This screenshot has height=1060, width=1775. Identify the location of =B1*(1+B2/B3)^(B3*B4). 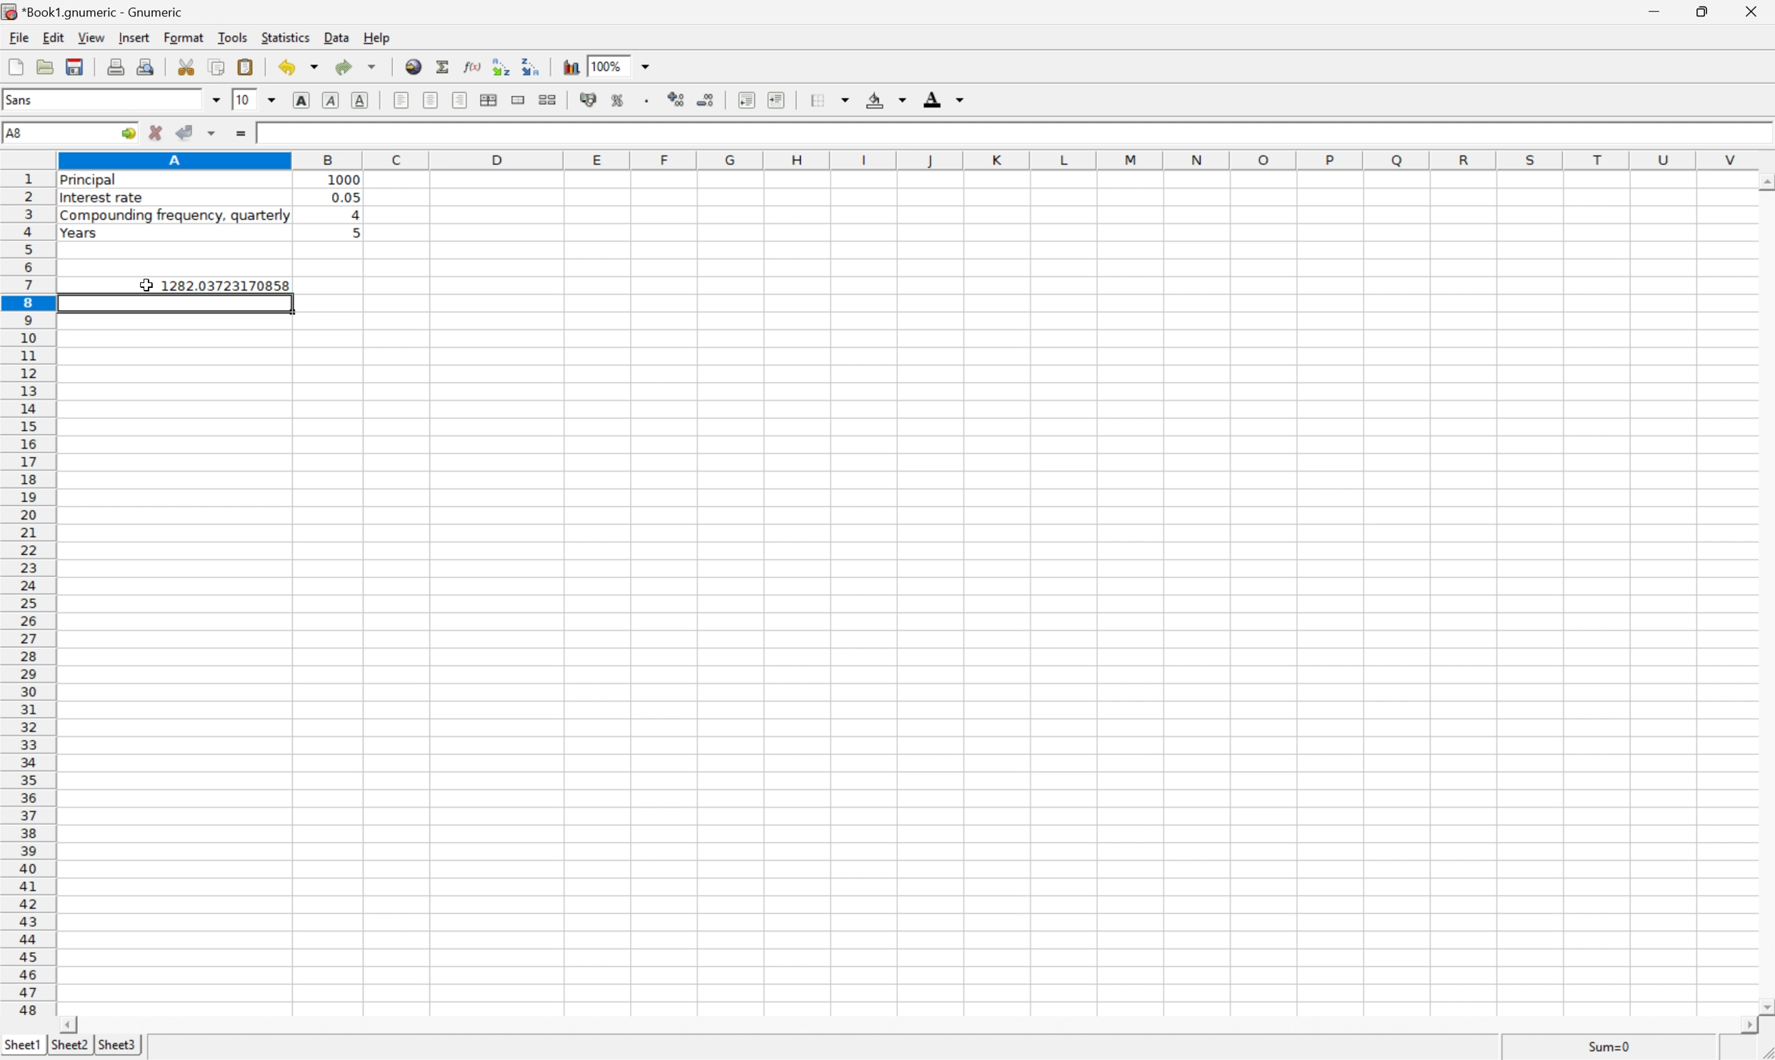
(326, 133).